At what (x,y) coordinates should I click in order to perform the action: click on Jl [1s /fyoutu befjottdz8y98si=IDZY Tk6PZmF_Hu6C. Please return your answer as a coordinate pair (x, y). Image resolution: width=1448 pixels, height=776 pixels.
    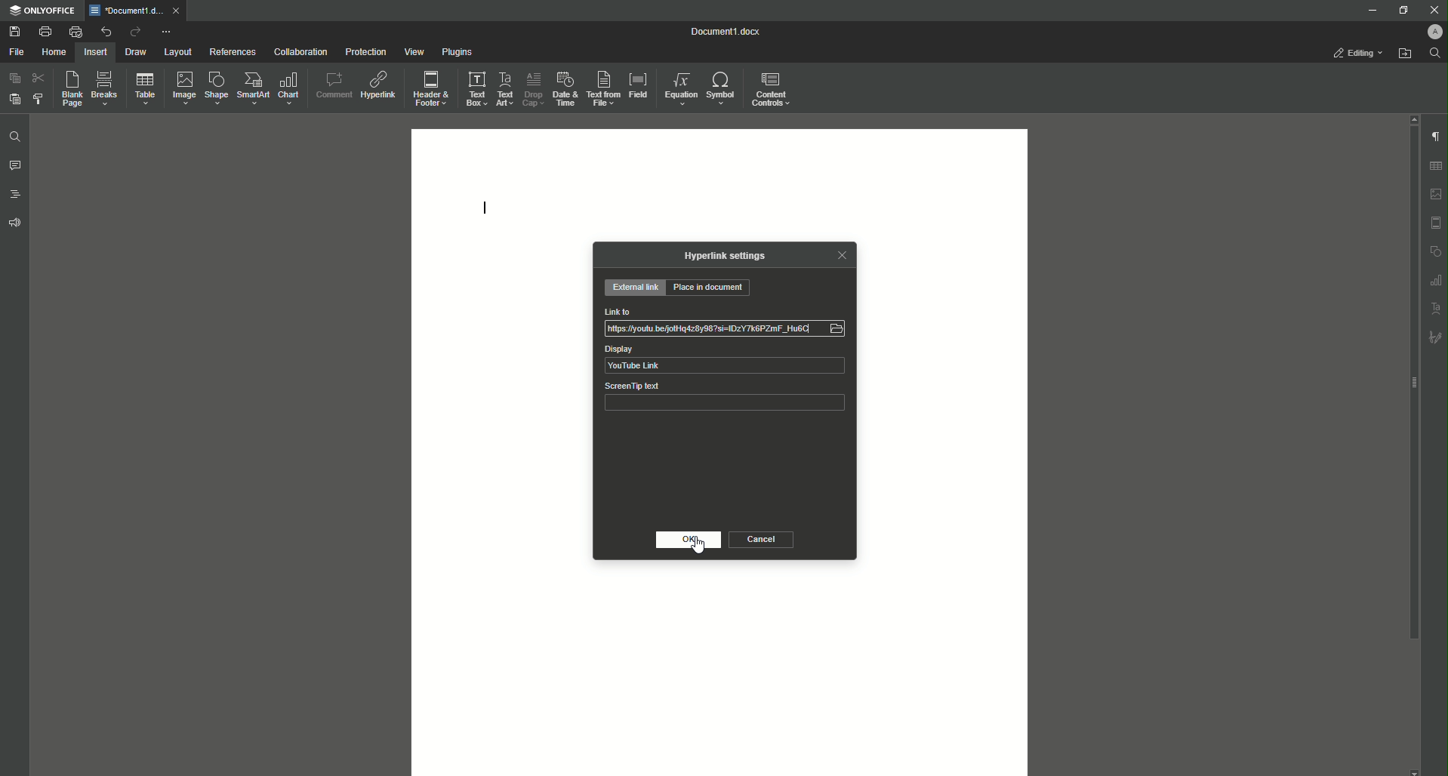
    Looking at the image, I should click on (722, 330).